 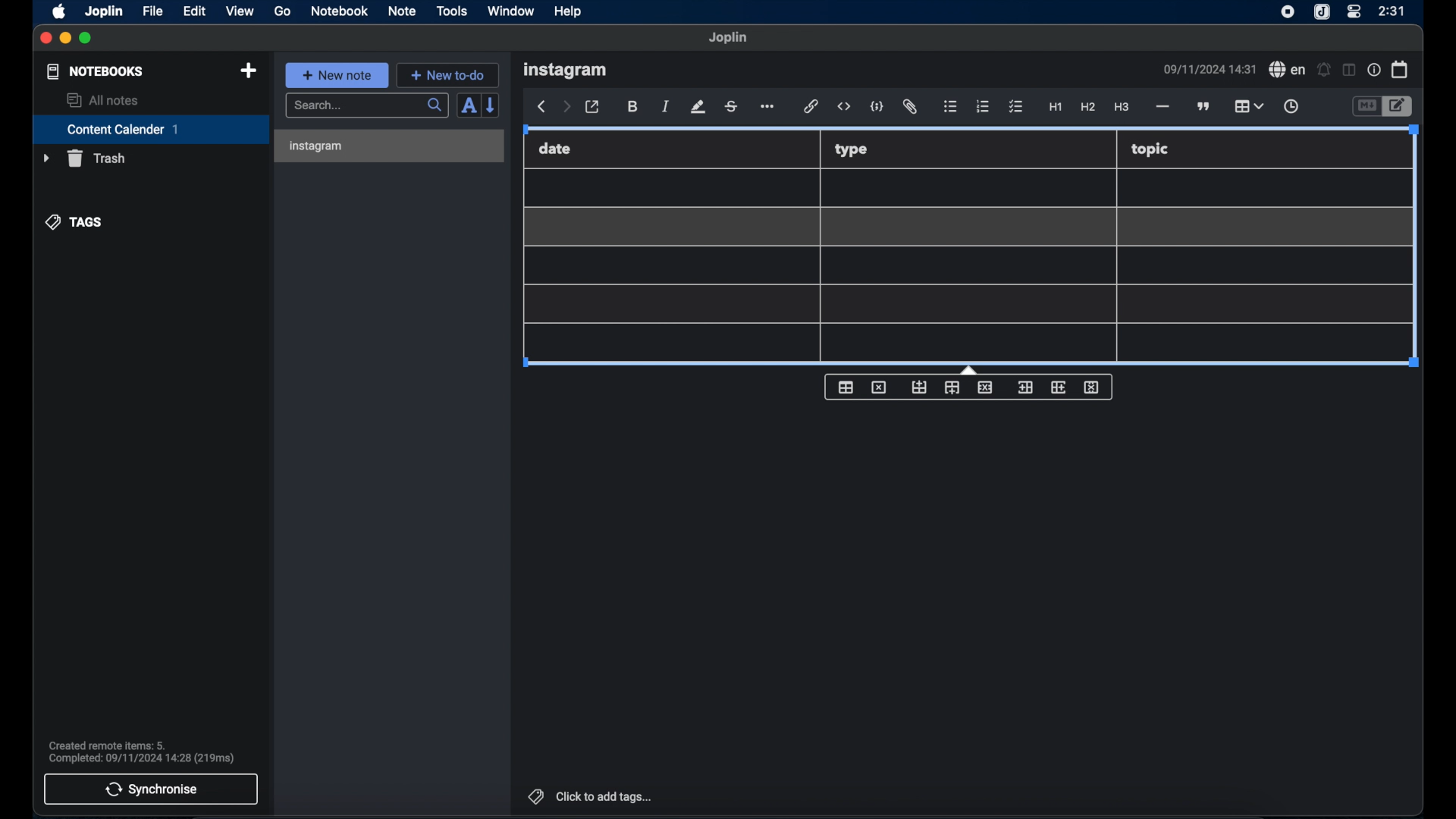 I want to click on 2:31(time), so click(x=1392, y=11).